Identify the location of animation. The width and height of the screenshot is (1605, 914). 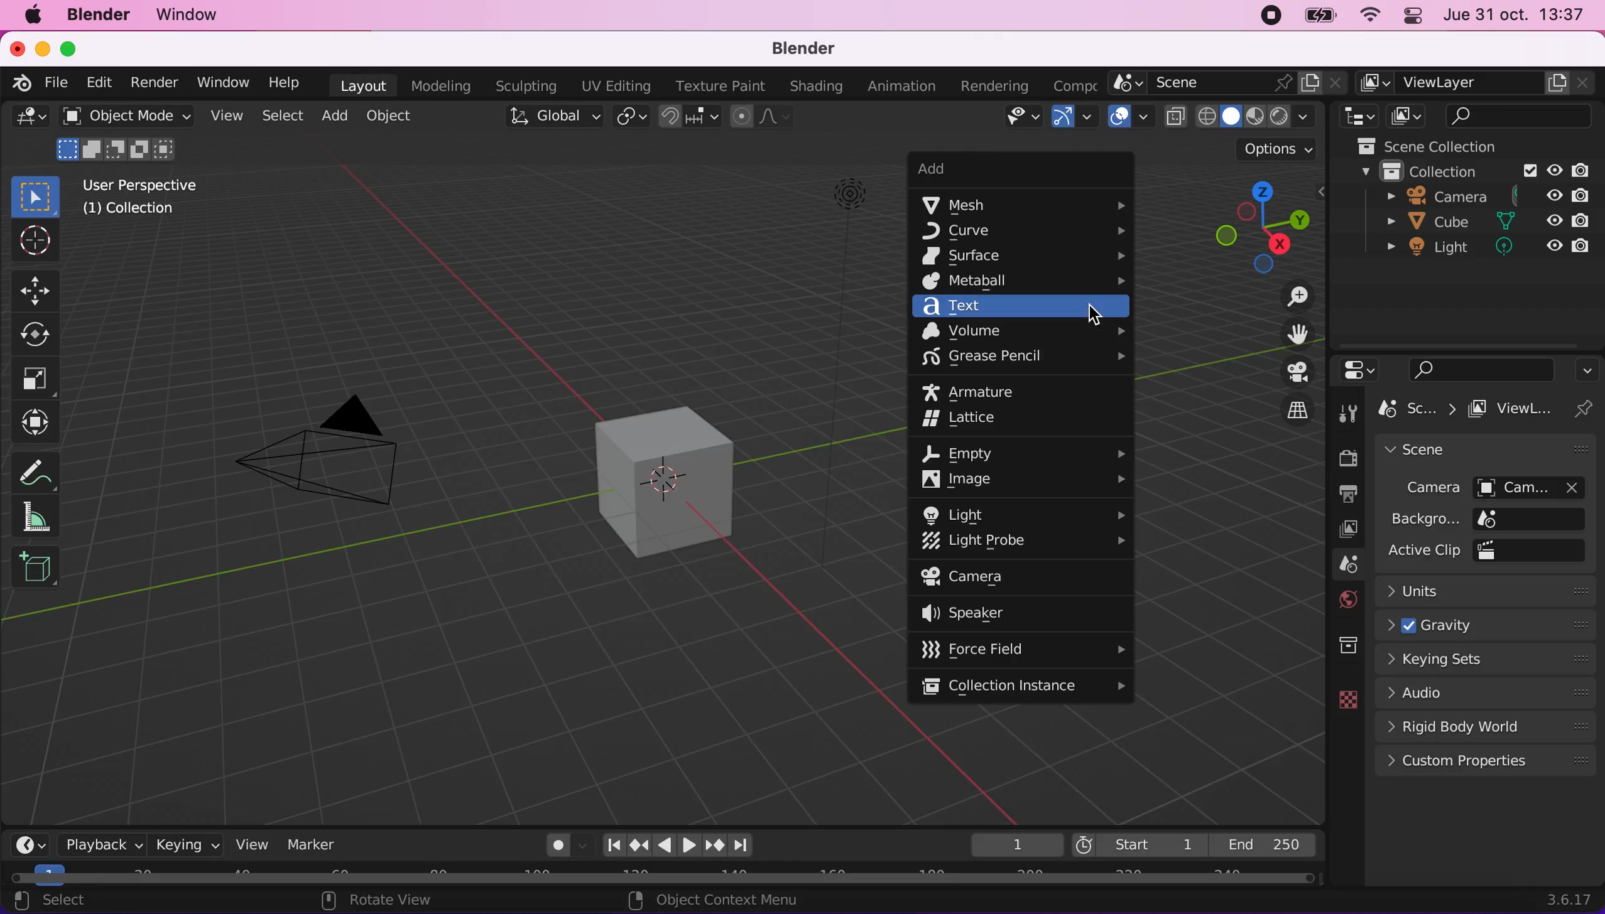
(902, 86).